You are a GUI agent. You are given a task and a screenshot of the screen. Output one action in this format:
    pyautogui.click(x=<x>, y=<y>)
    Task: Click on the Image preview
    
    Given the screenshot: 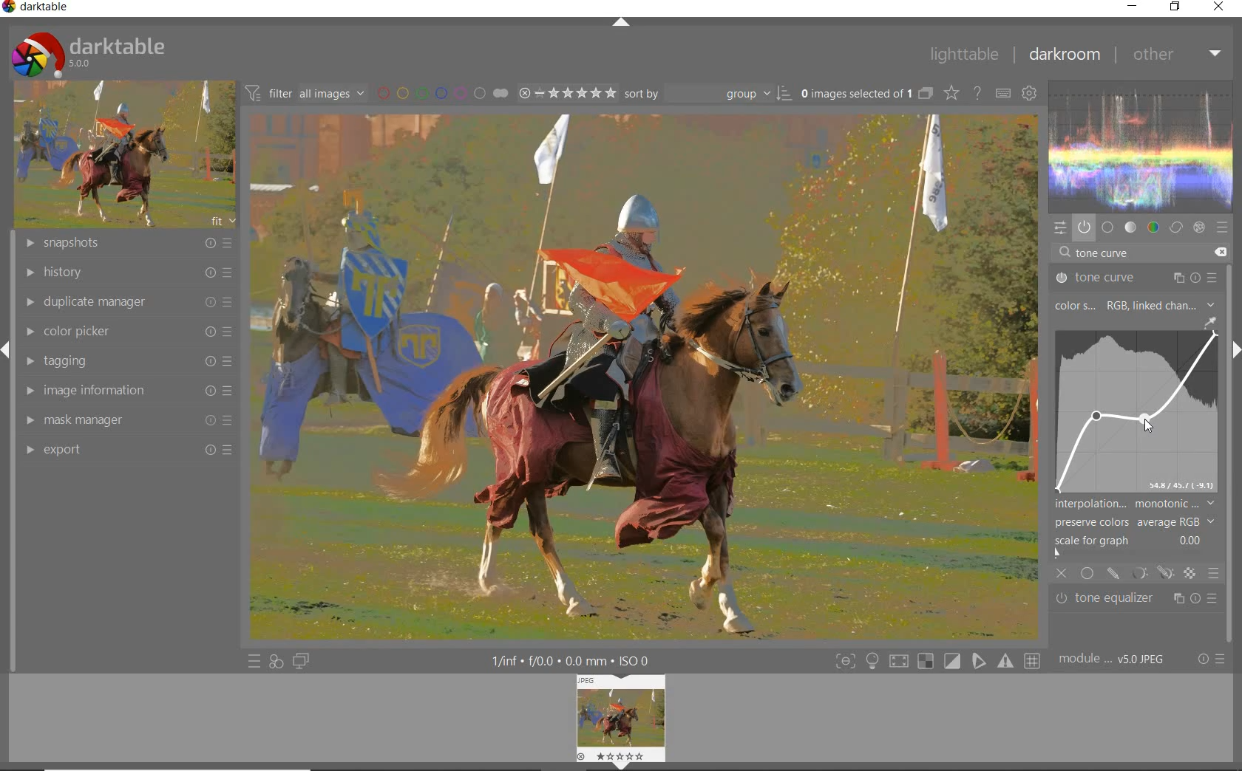 What is the action you would take?
    pyautogui.click(x=623, y=719)
    